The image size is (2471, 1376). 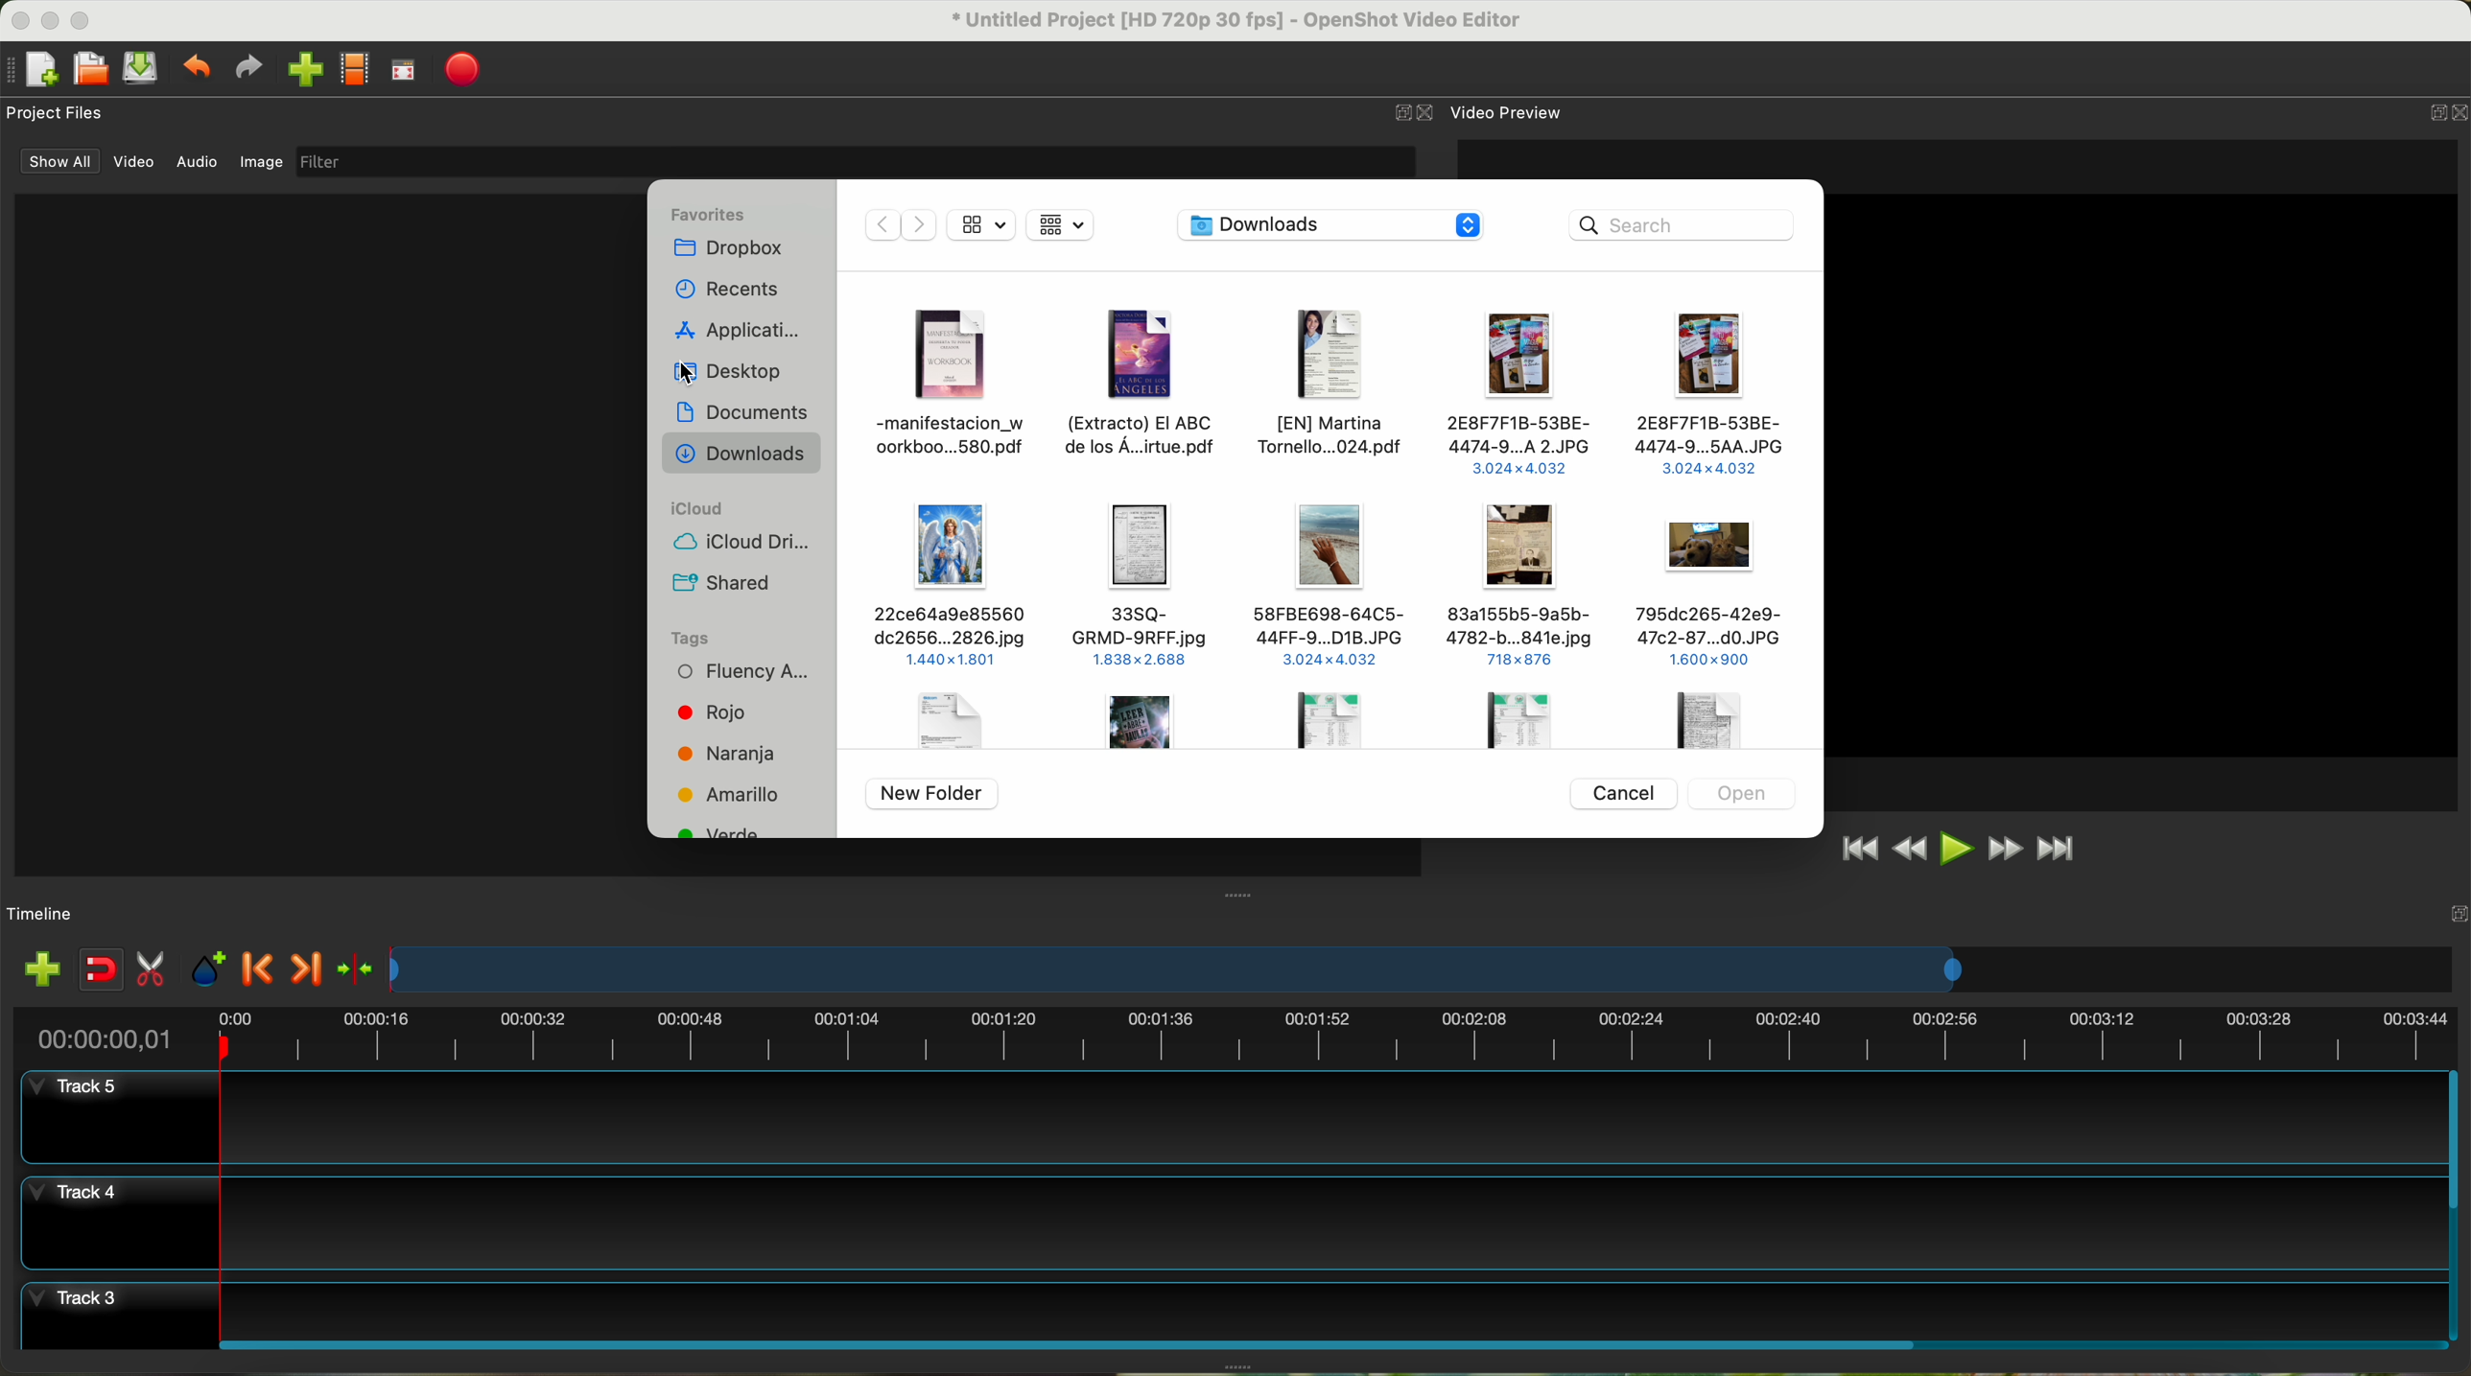 I want to click on show all, so click(x=56, y=161).